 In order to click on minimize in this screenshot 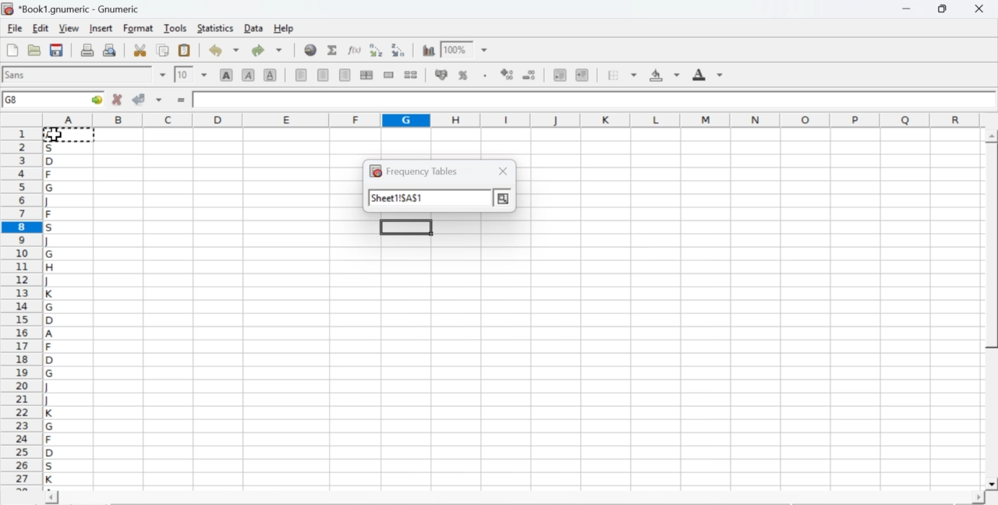, I will do `click(908, 9)`.